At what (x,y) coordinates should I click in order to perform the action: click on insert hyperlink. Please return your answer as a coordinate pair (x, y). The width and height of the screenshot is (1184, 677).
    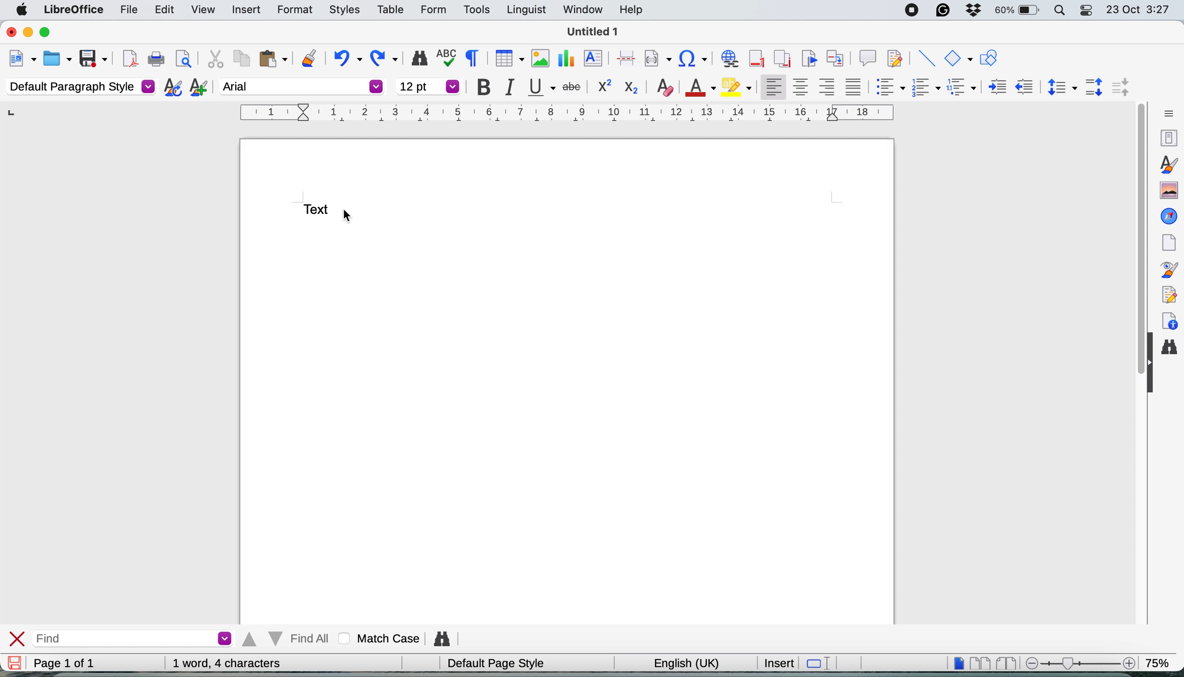
    Looking at the image, I should click on (694, 59).